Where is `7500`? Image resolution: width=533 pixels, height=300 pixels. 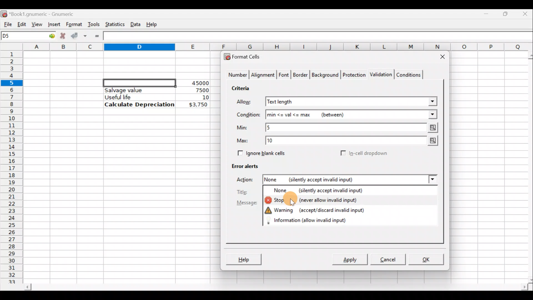 7500 is located at coordinates (193, 90).